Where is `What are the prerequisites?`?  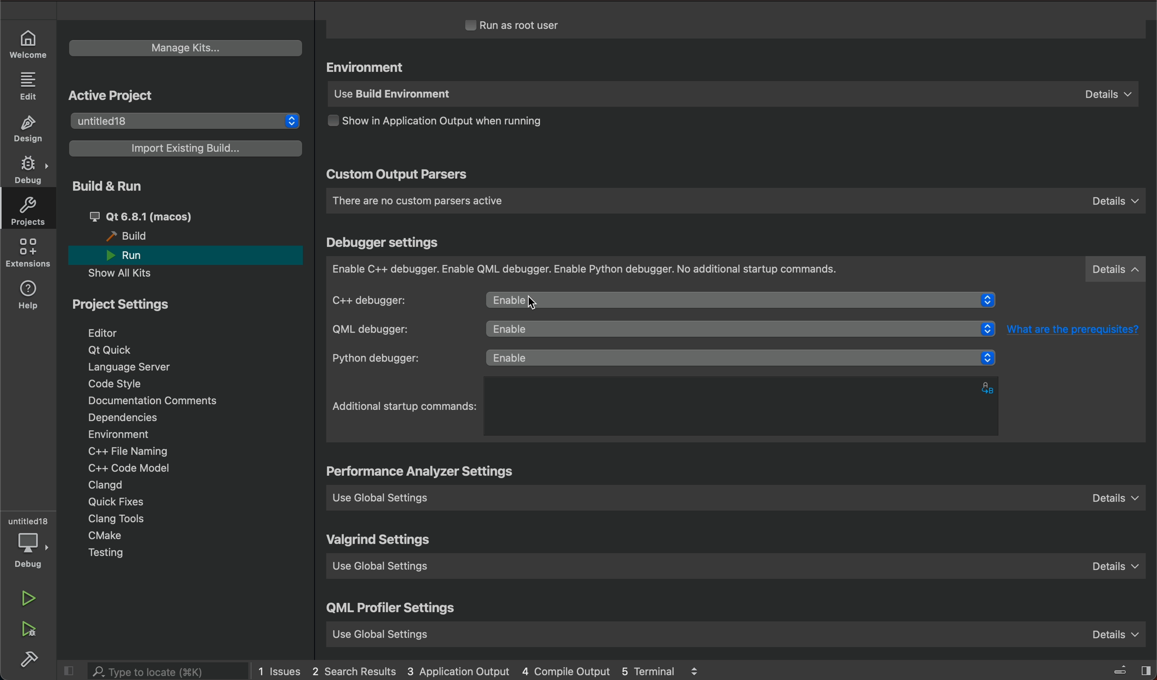 What are the prerequisites? is located at coordinates (1076, 332).